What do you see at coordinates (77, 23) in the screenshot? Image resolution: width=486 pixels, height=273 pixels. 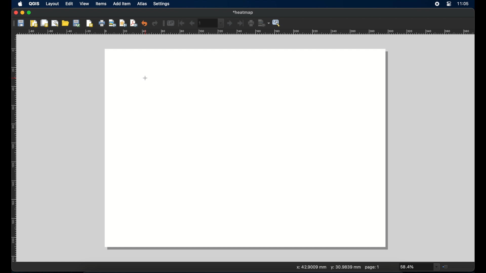 I see `saves template` at bounding box center [77, 23].